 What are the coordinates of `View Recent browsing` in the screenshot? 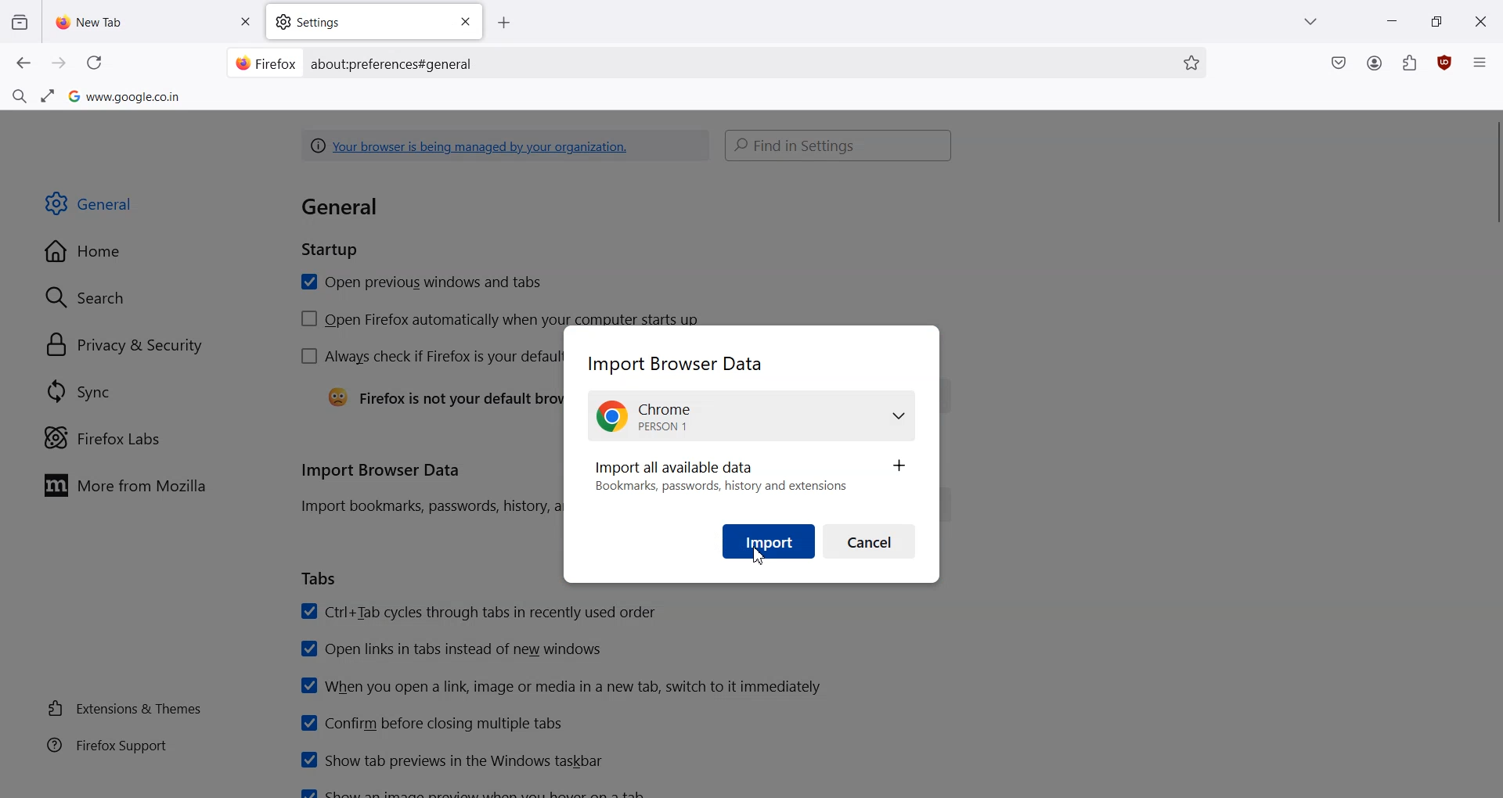 It's located at (20, 23).